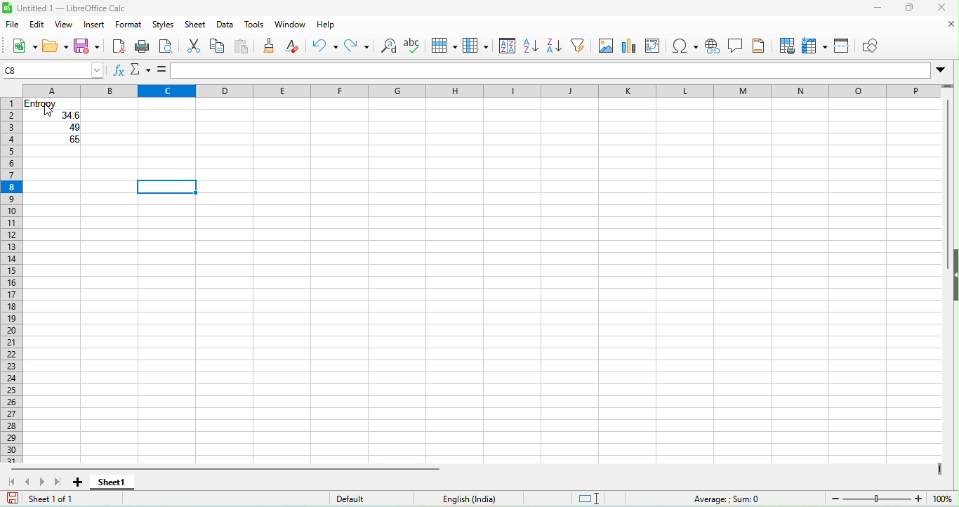 The height and width of the screenshot is (507, 959). I want to click on clear direct formatting, so click(294, 48).